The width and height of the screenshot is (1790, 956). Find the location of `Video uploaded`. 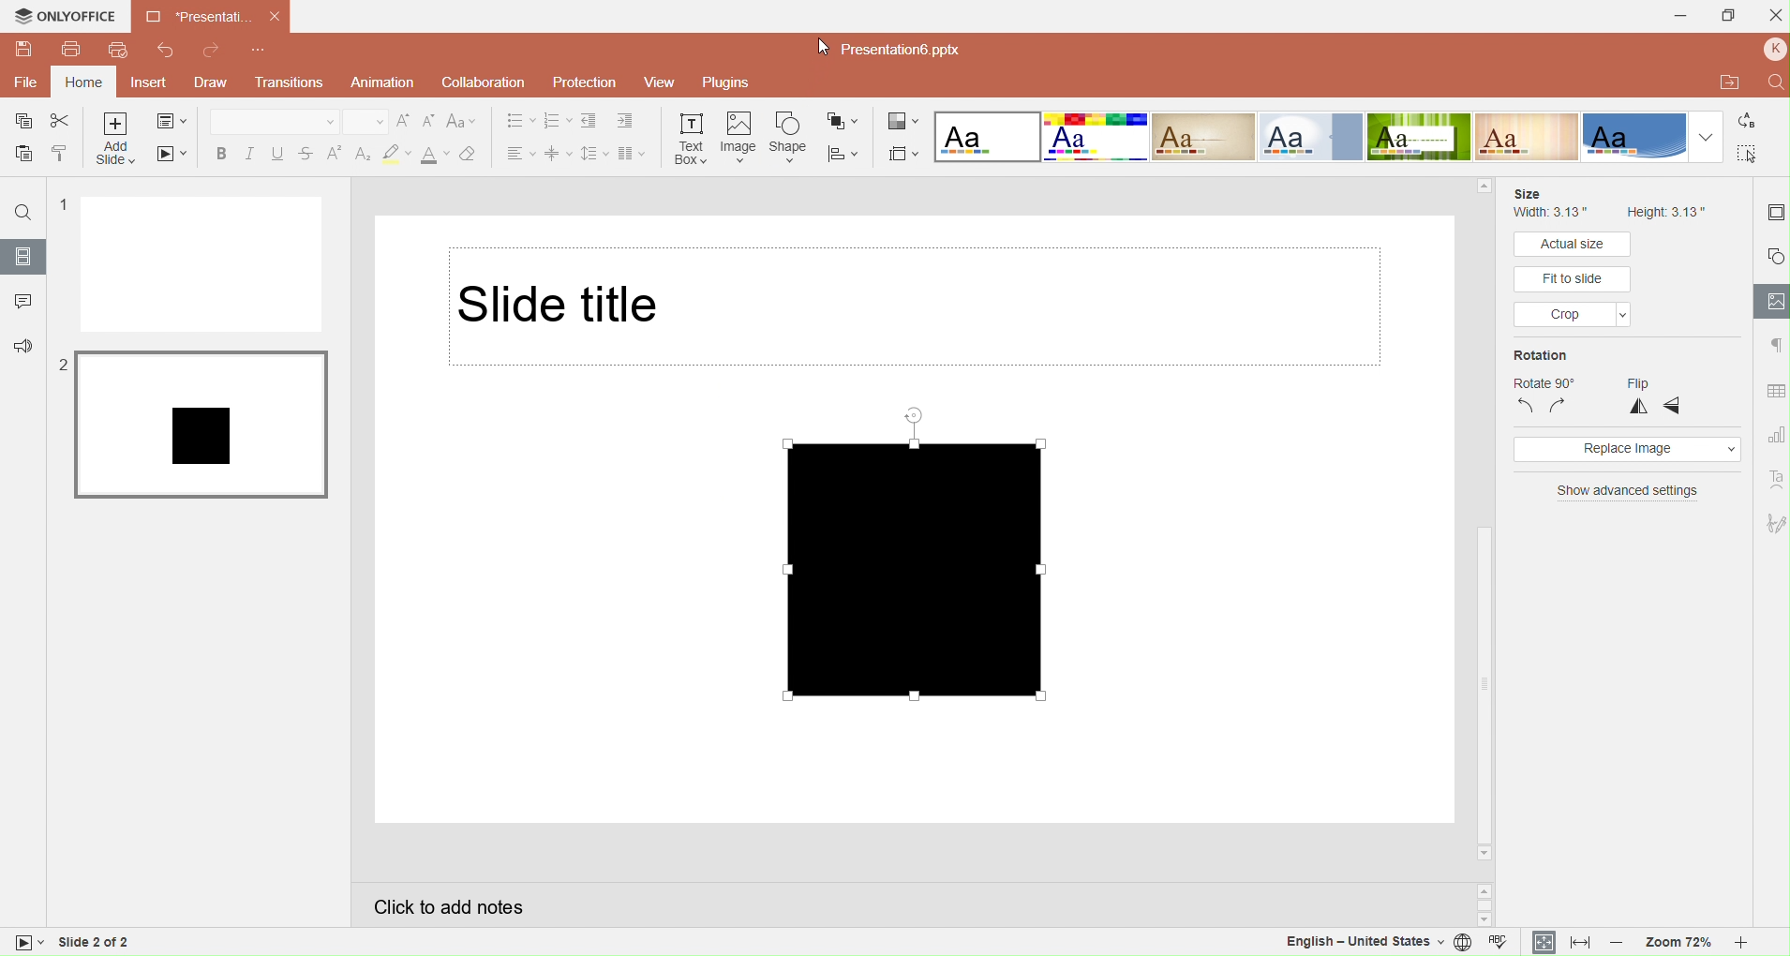

Video uploaded is located at coordinates (940, 558).